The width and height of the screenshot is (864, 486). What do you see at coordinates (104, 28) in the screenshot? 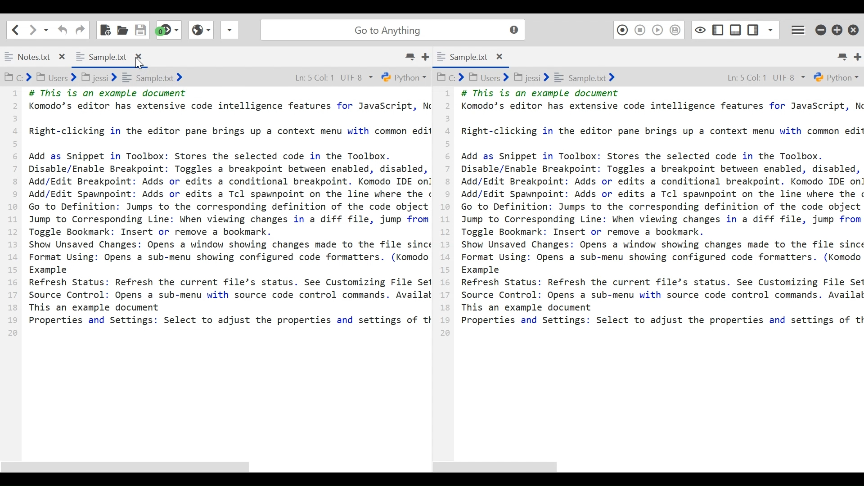
I see `New File` at bounding box center [104, 28].